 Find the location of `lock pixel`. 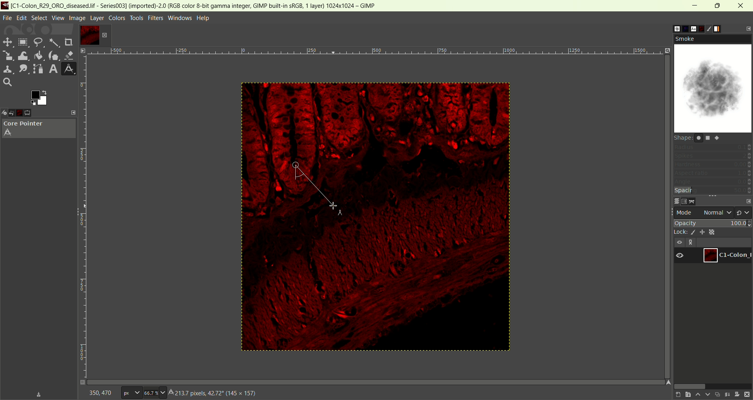

lock pixel is located at coordinates (691, 233).